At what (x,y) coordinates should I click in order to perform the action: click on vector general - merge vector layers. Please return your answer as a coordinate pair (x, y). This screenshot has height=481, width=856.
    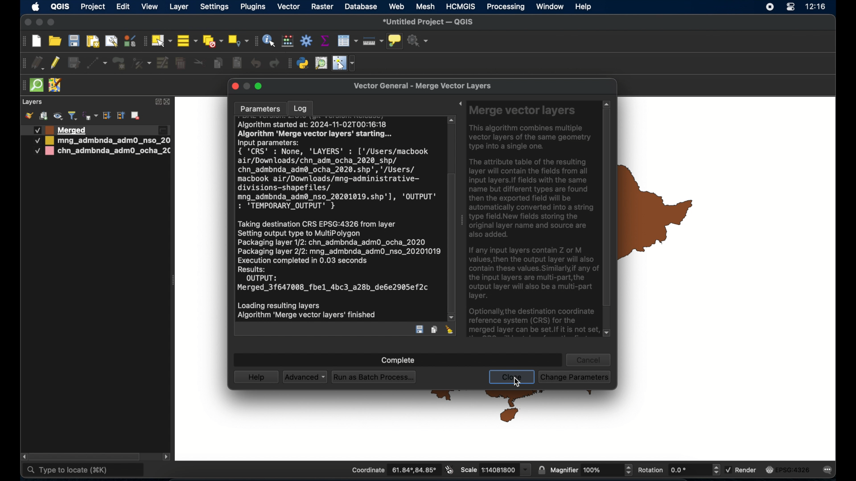
    Looking at the image, I should click on (425, 86).